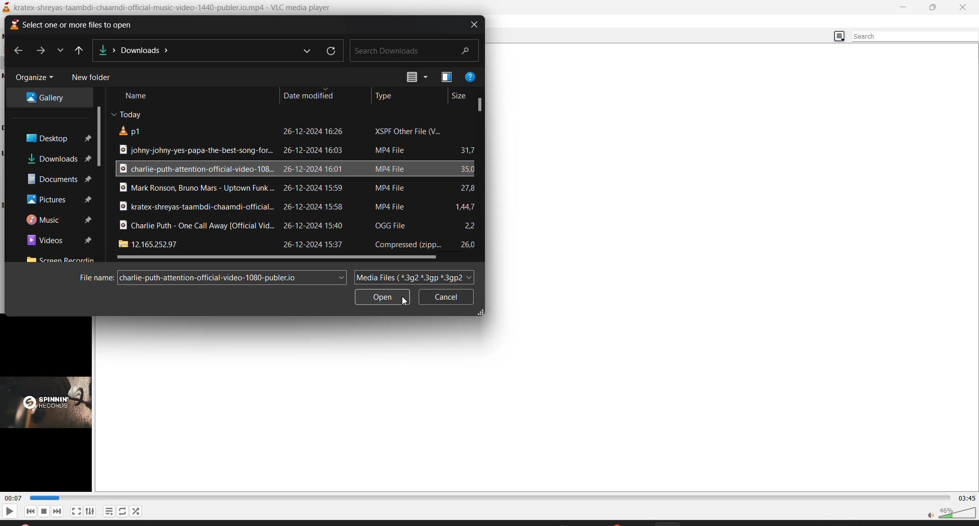  I want to click on up to desktop, so click(81, 50).